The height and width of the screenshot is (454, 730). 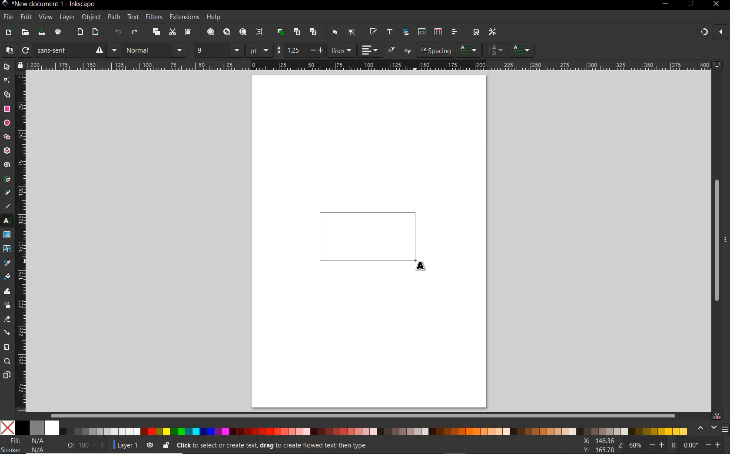 What do you see at coordinates (333, 445) in the screenshot?
I see `no object selected` at bounding box center [333, 445].